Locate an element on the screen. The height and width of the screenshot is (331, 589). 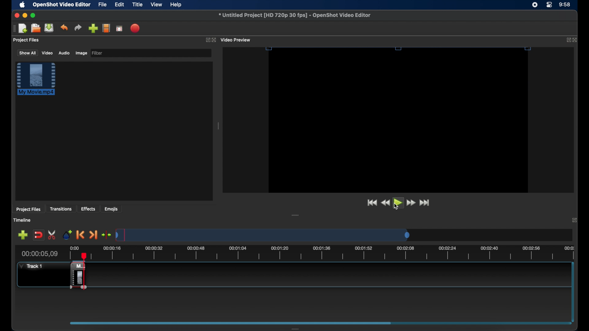
timeline scale is located at coordinates (265, 235).